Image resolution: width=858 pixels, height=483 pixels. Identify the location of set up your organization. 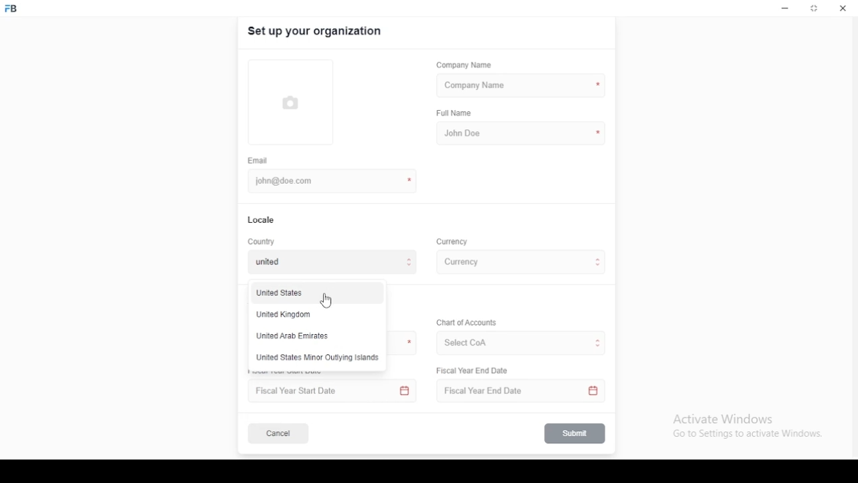
(316, 32).